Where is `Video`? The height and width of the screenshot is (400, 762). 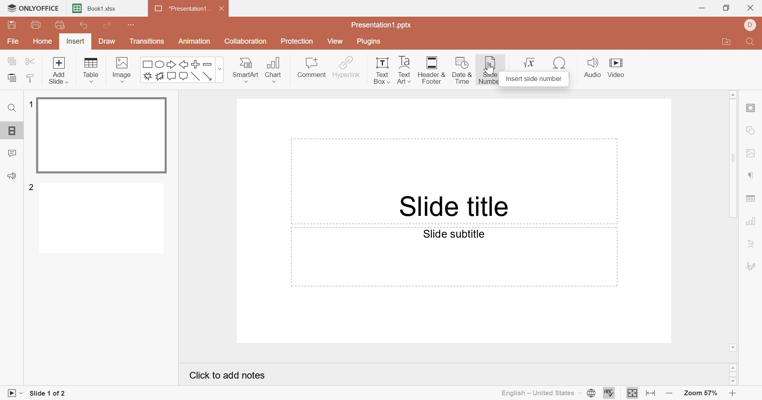 Video is located at coordinates (620, 69).